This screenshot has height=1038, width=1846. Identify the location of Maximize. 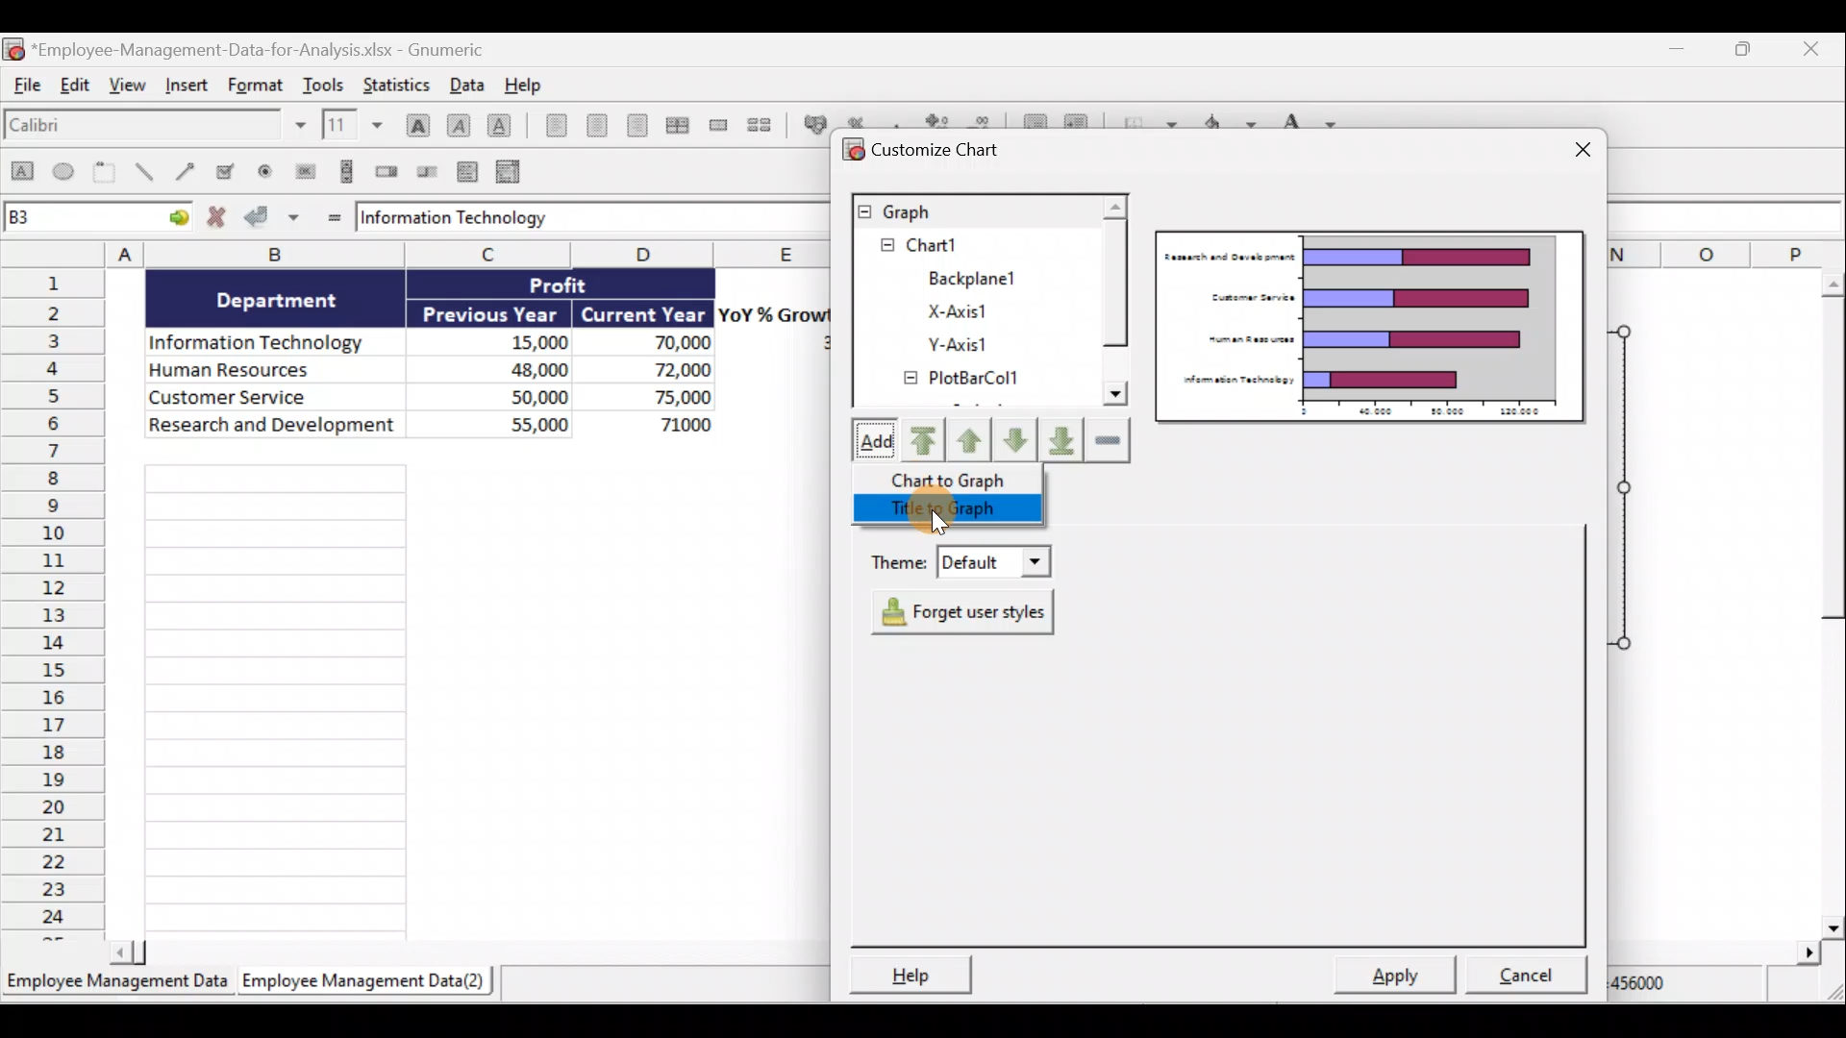
(1752, 52).